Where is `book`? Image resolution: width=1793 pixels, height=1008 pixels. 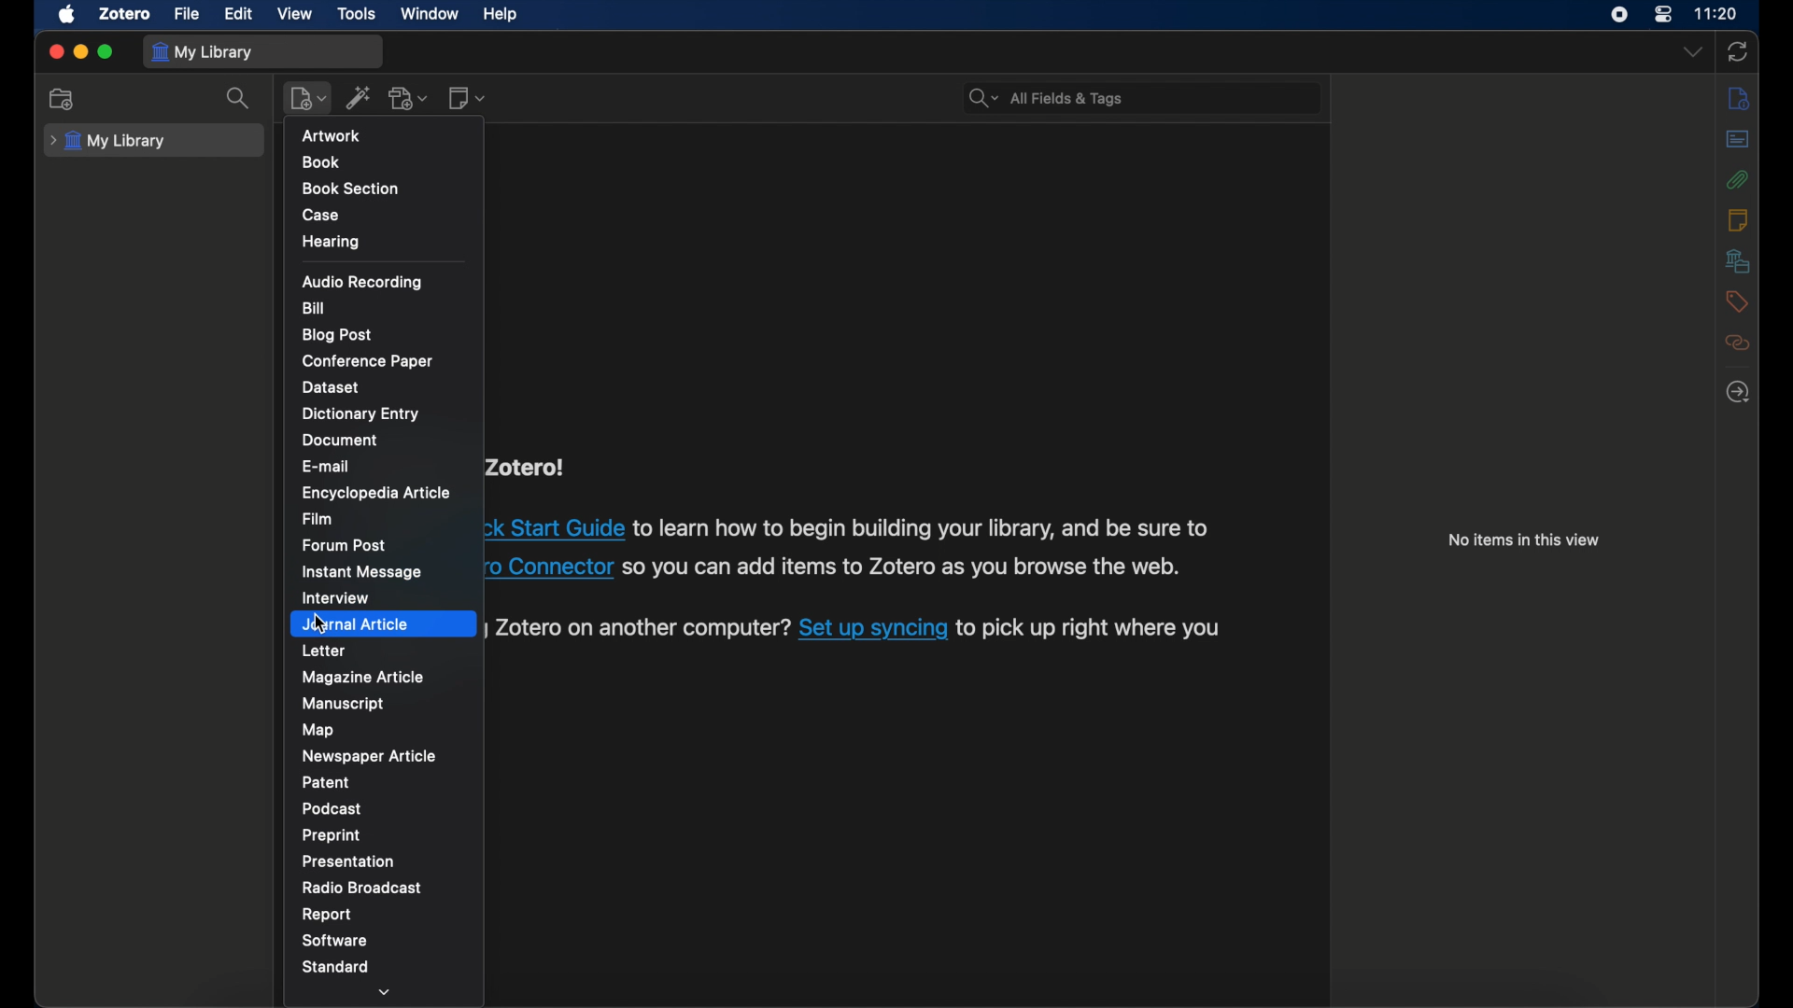 book is located at coordinates (320, 162).